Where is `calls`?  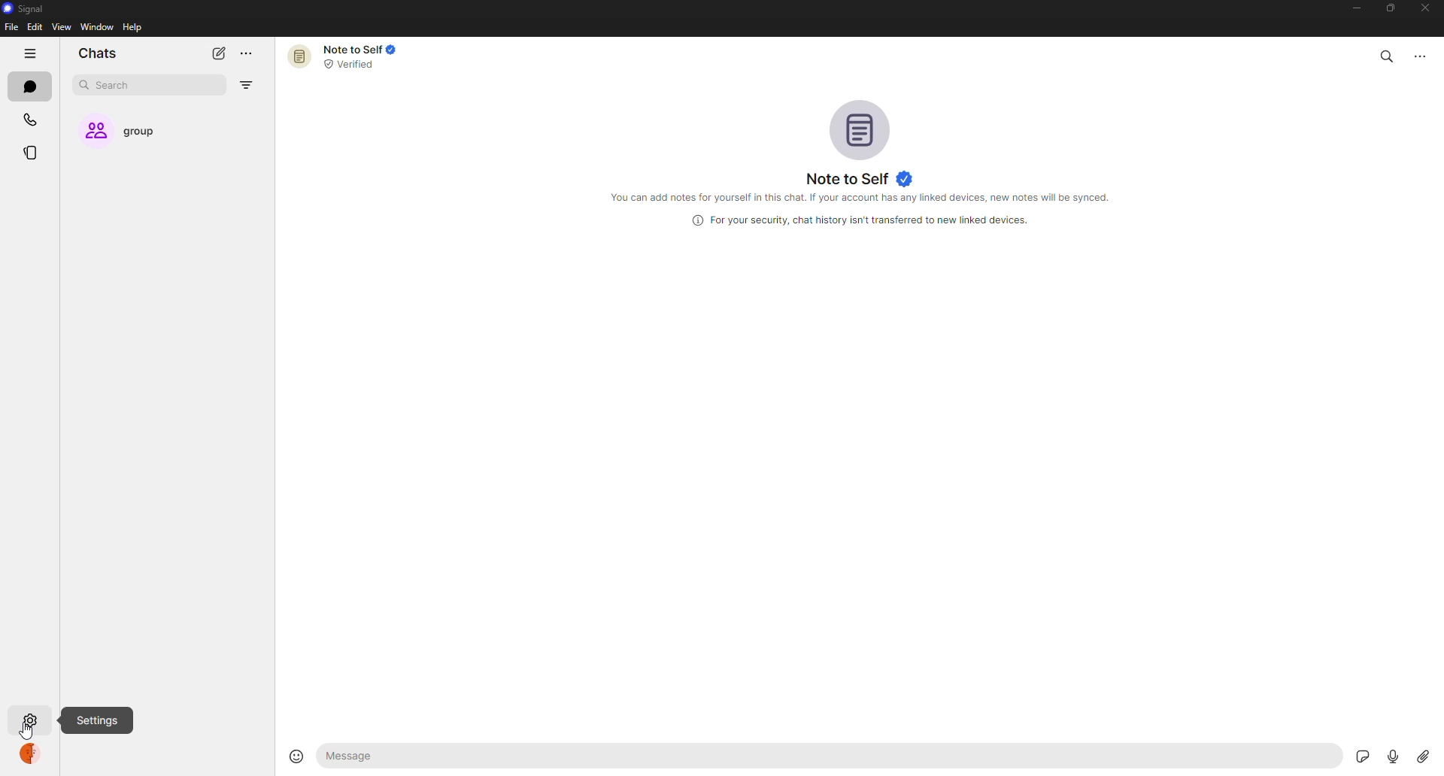 calls is located at coordinates (32, 121).